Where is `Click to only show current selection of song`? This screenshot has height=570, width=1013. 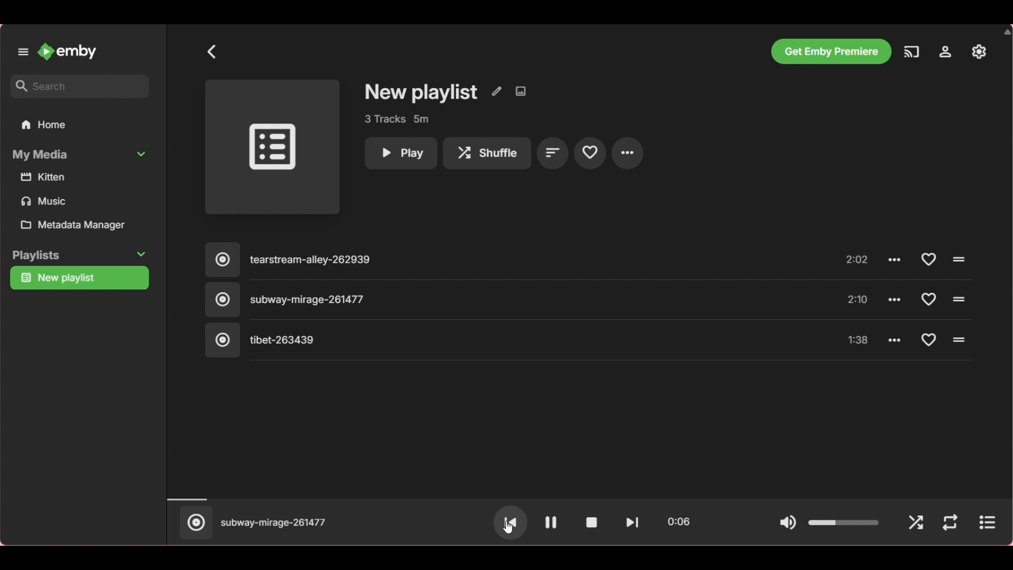
Click to only show current selection of song is located at coordinates (195, 522).